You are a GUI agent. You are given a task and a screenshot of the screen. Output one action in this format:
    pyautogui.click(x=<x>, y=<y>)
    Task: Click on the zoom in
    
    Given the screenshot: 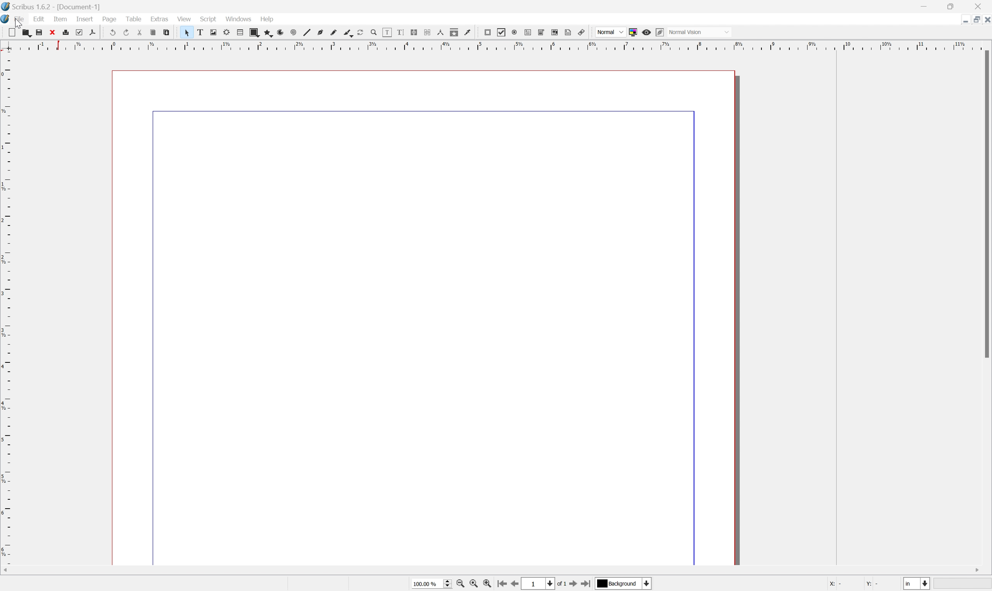 What is the action you would take?
    pyautogui.click(x=489, y=584)
    